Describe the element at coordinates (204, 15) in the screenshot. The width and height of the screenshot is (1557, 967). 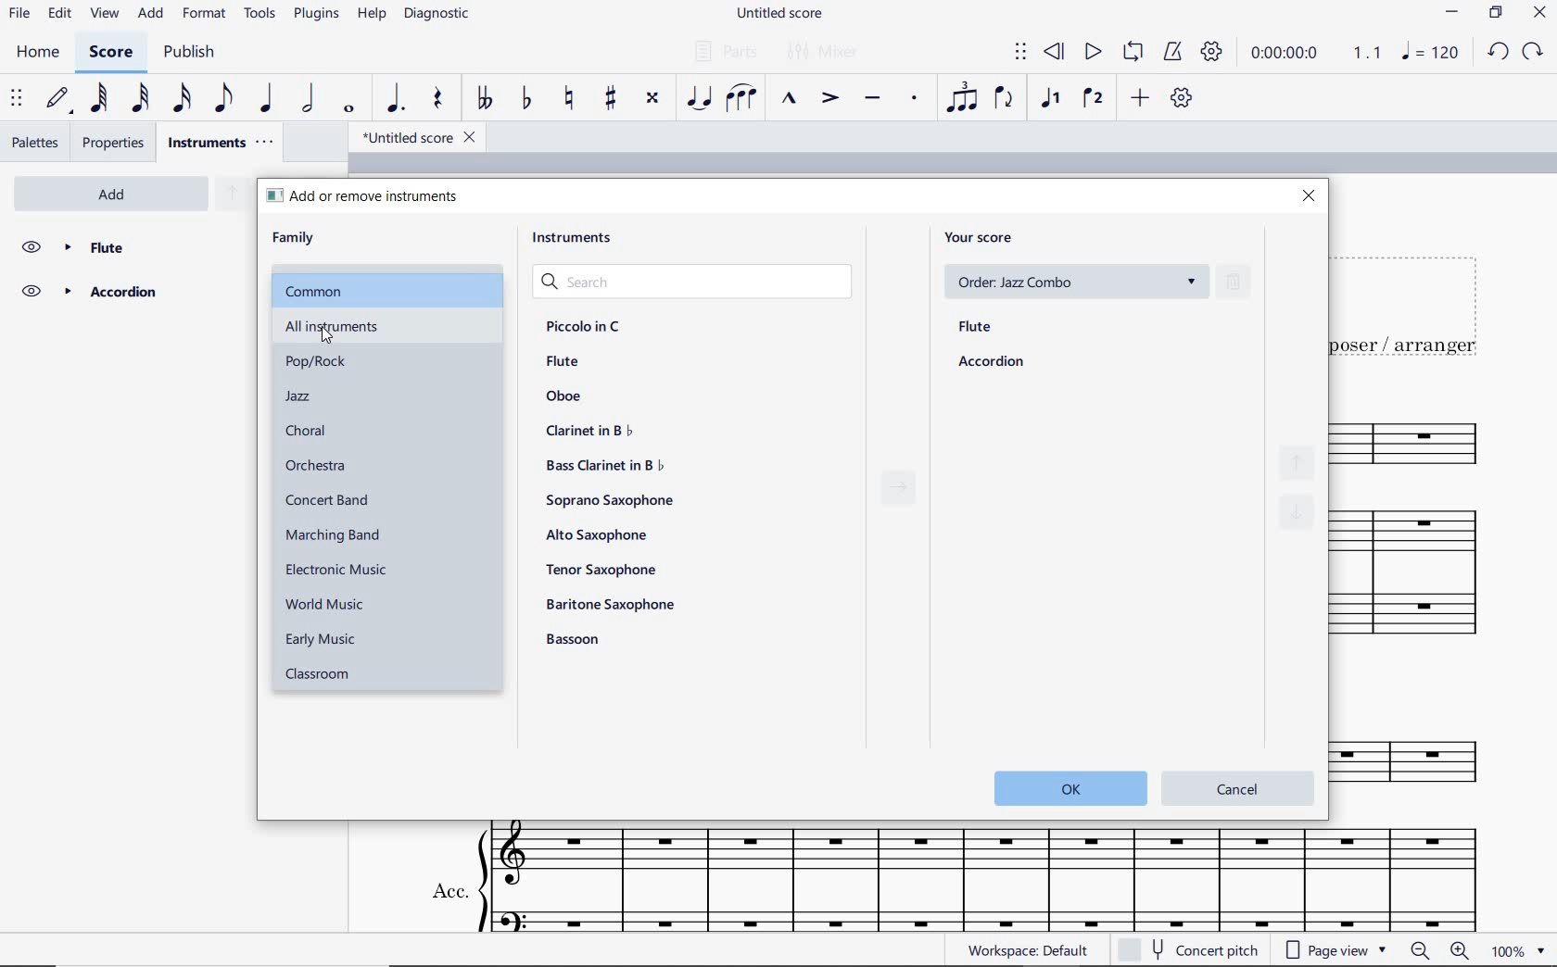
I see `FORMAT` at that location.